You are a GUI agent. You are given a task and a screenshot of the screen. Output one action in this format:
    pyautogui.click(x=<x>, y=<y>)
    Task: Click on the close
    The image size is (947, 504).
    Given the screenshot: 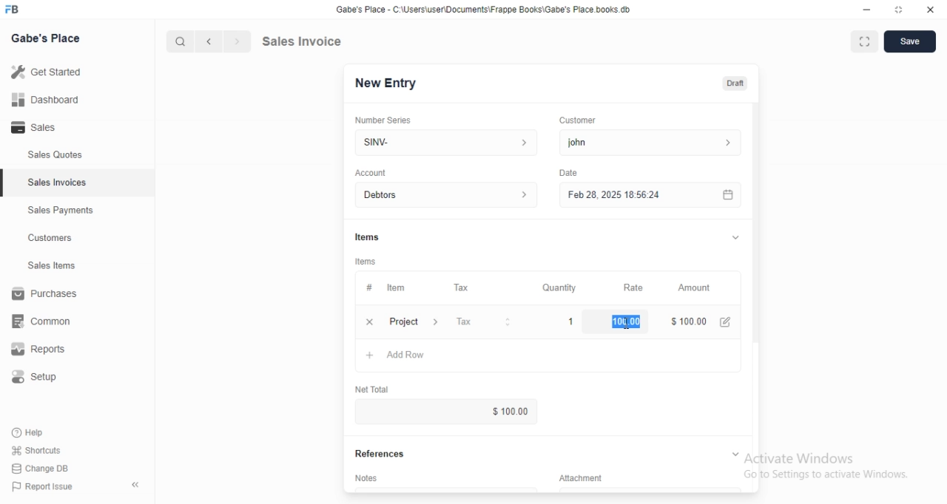 What is the action you would take?
    pyautogui.click(x=930, y=10)
    